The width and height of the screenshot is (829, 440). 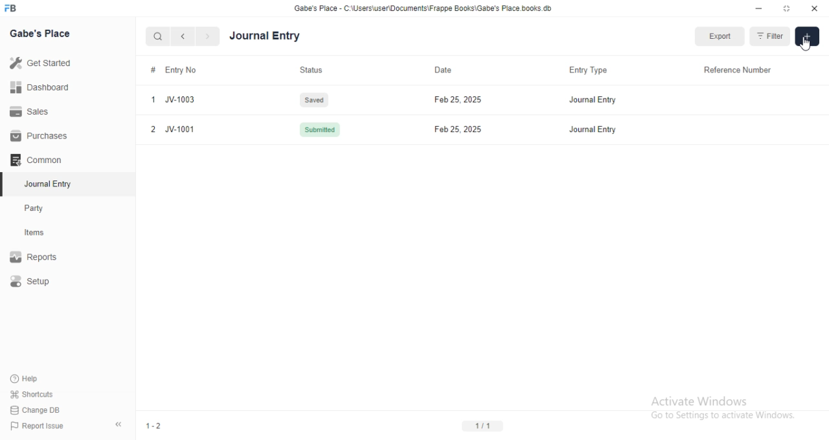 I want to click on Minimize, so click(x=759, y=8).